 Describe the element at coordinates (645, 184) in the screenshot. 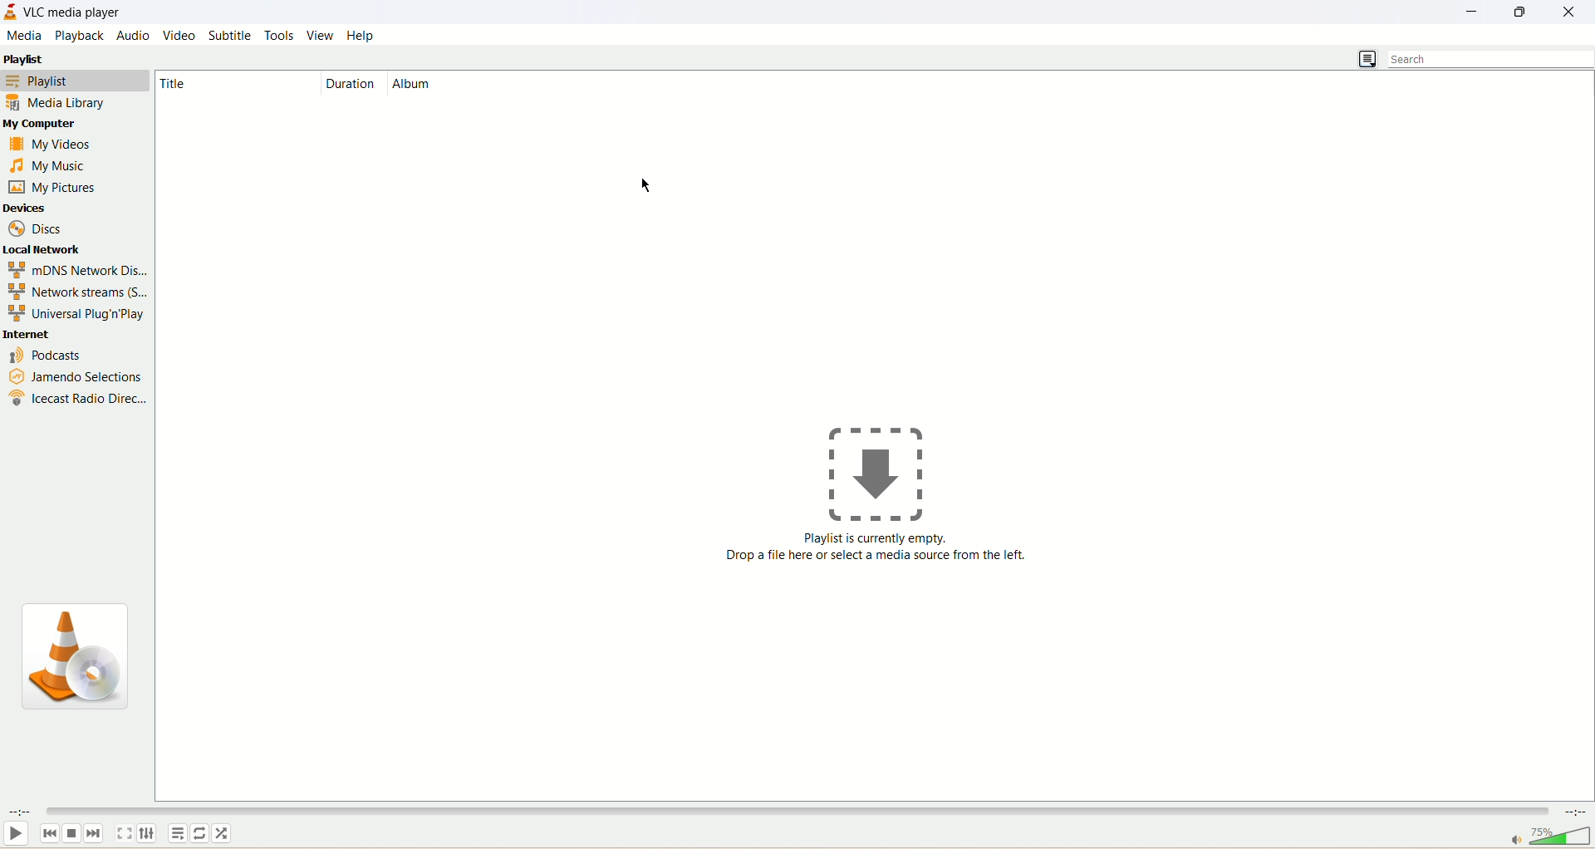

I see `cursor` at that location.